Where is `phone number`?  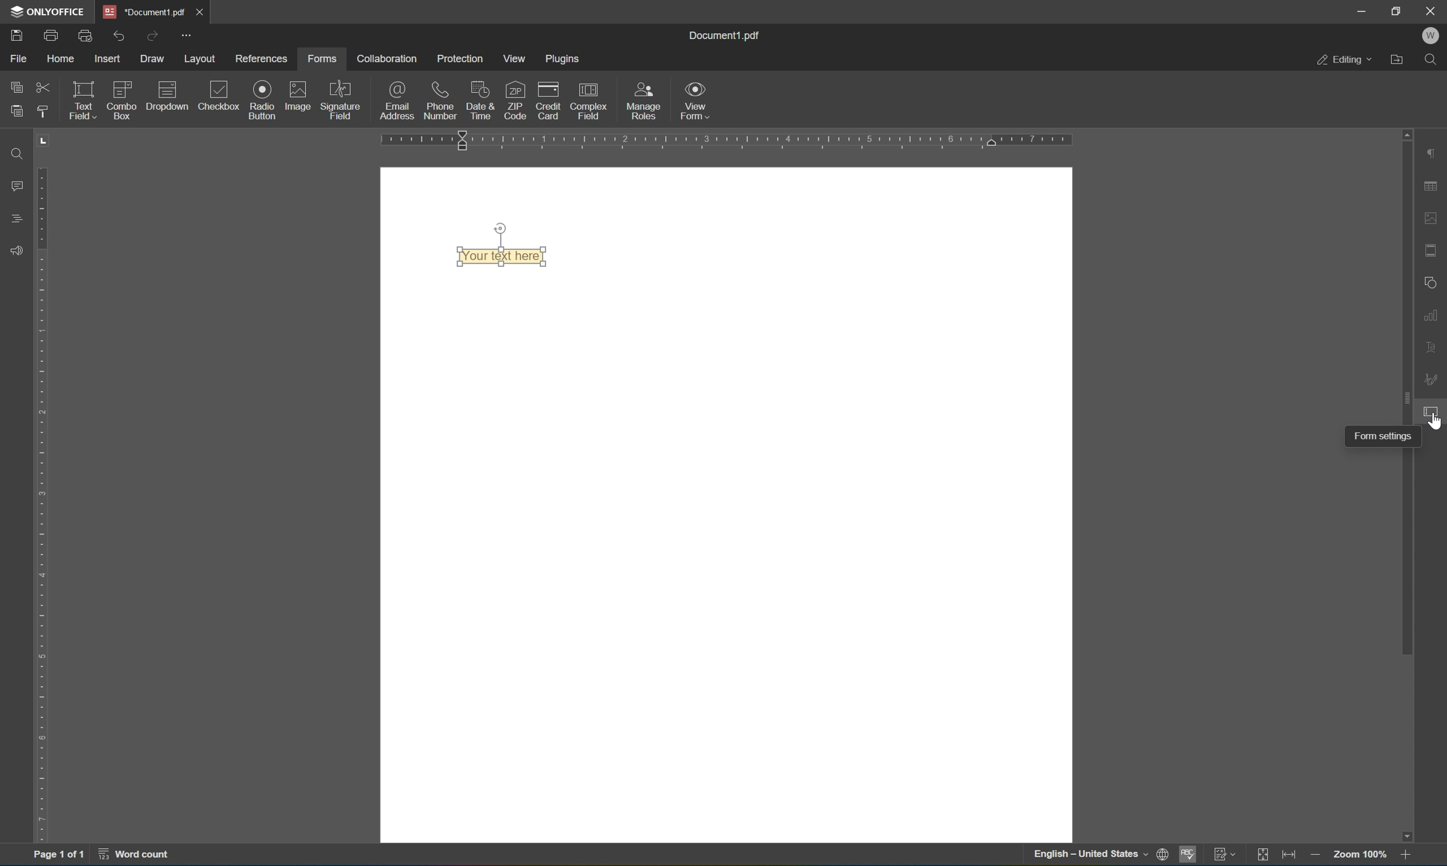
phone number is located at coordinates (441, 100).